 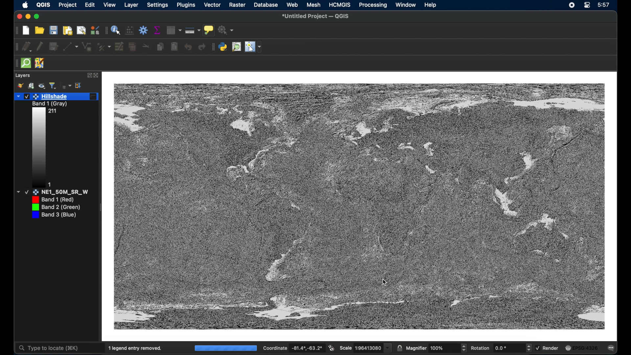 What do you see at coordinates (292, 5) in the screenshot?
I see `web` at bounding box center [292, 5].